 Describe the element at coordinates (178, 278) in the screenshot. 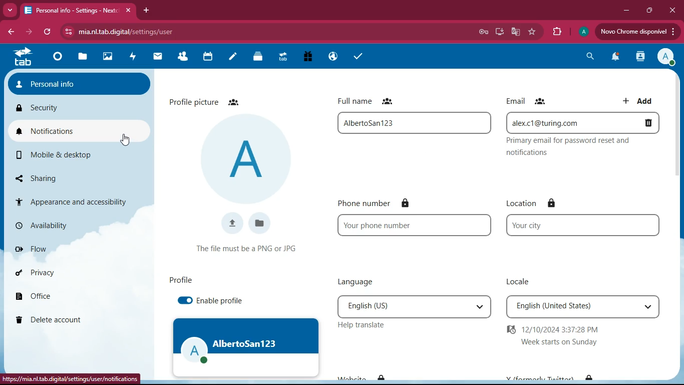

I see `profile` at that location.